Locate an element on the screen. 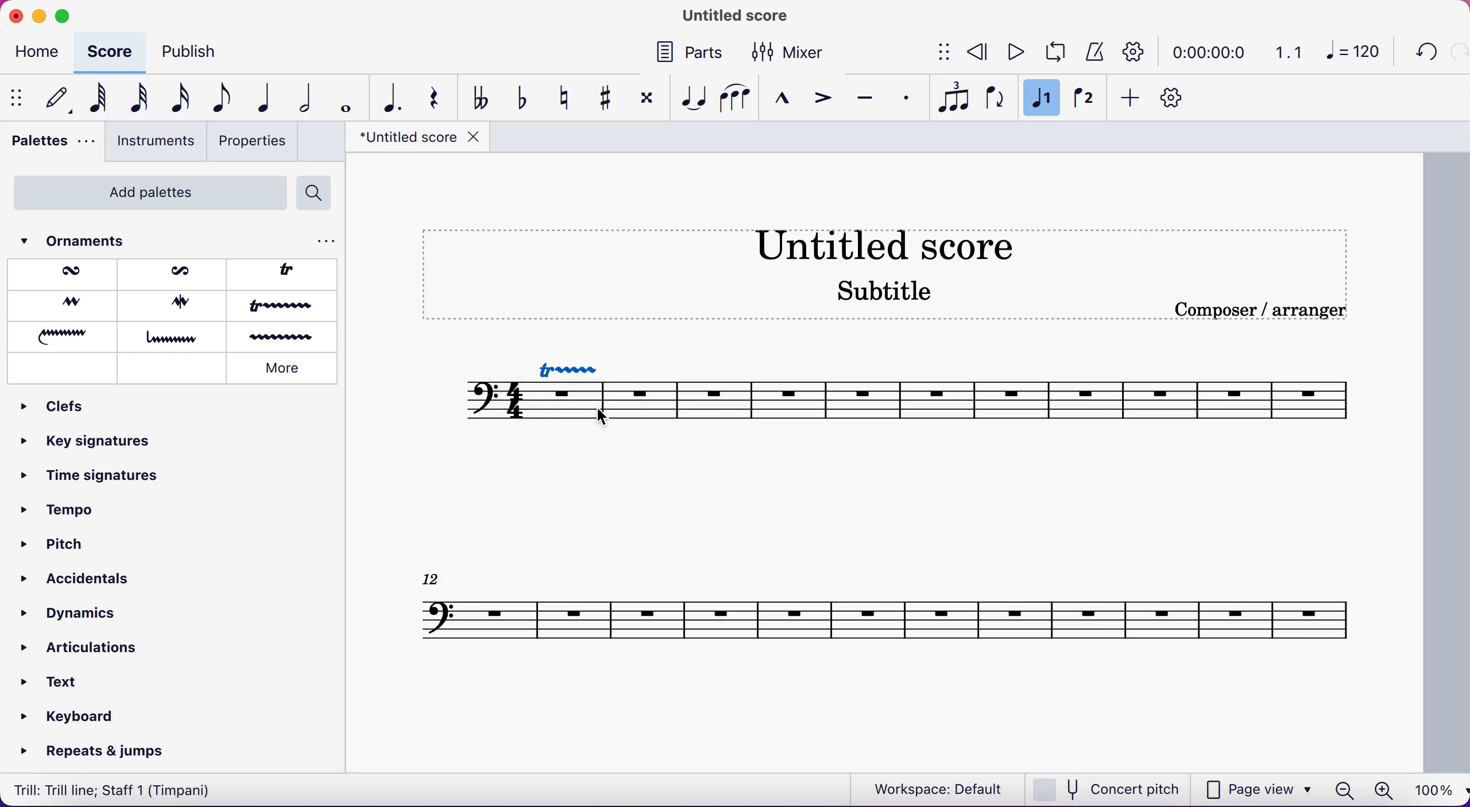 This screenshot has width=1470, height=807. more is located at coordinates (287, 367).